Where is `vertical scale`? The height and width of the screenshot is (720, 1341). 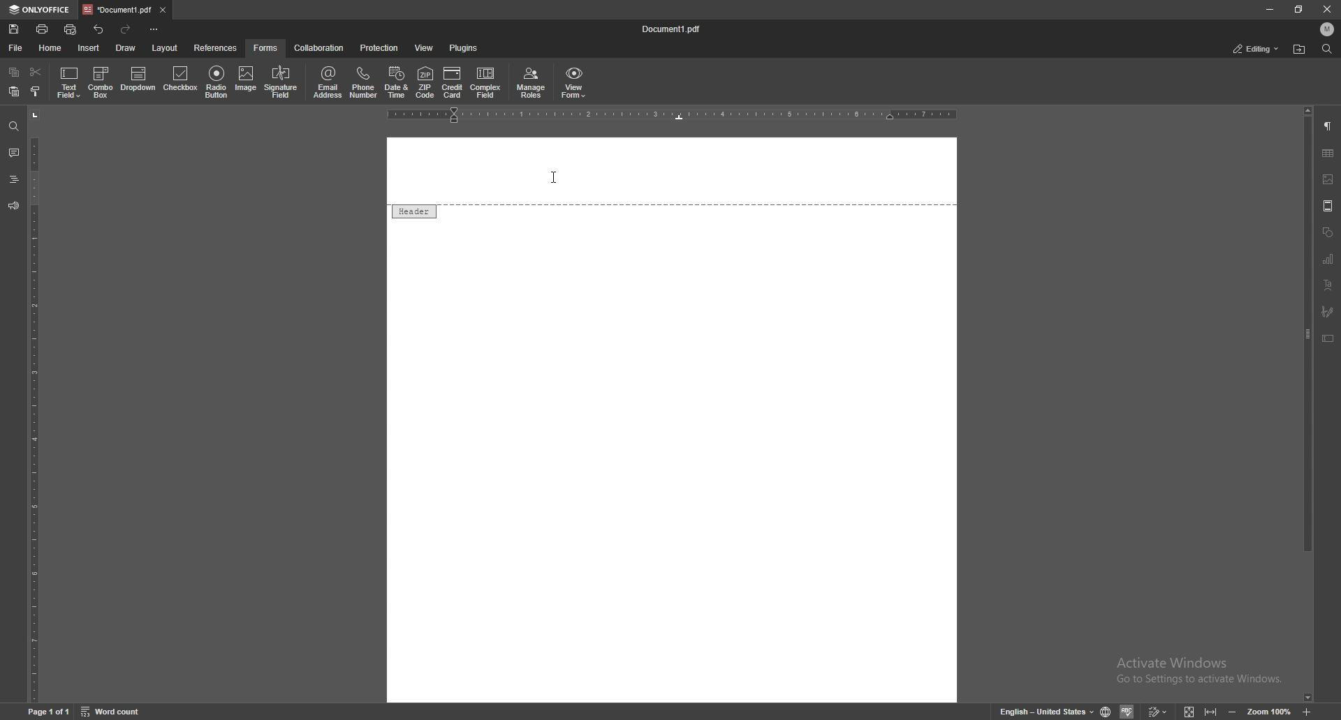 vertical scale is located at coordinates (32, 407).